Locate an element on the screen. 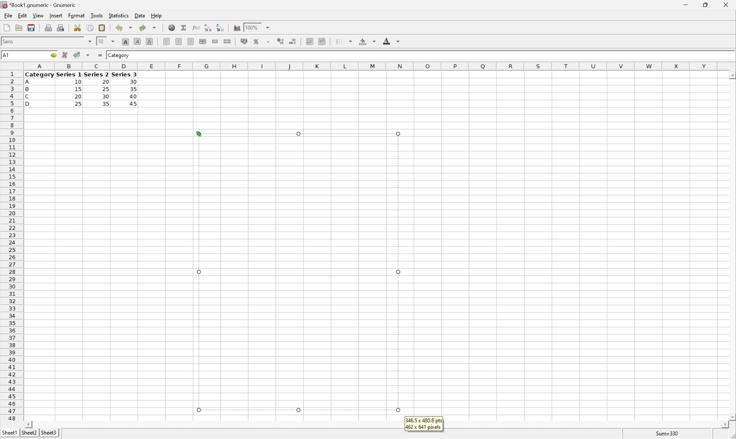 The width and height of the screenshot is (736, 439). Go to is located at coordinates (52, 55).